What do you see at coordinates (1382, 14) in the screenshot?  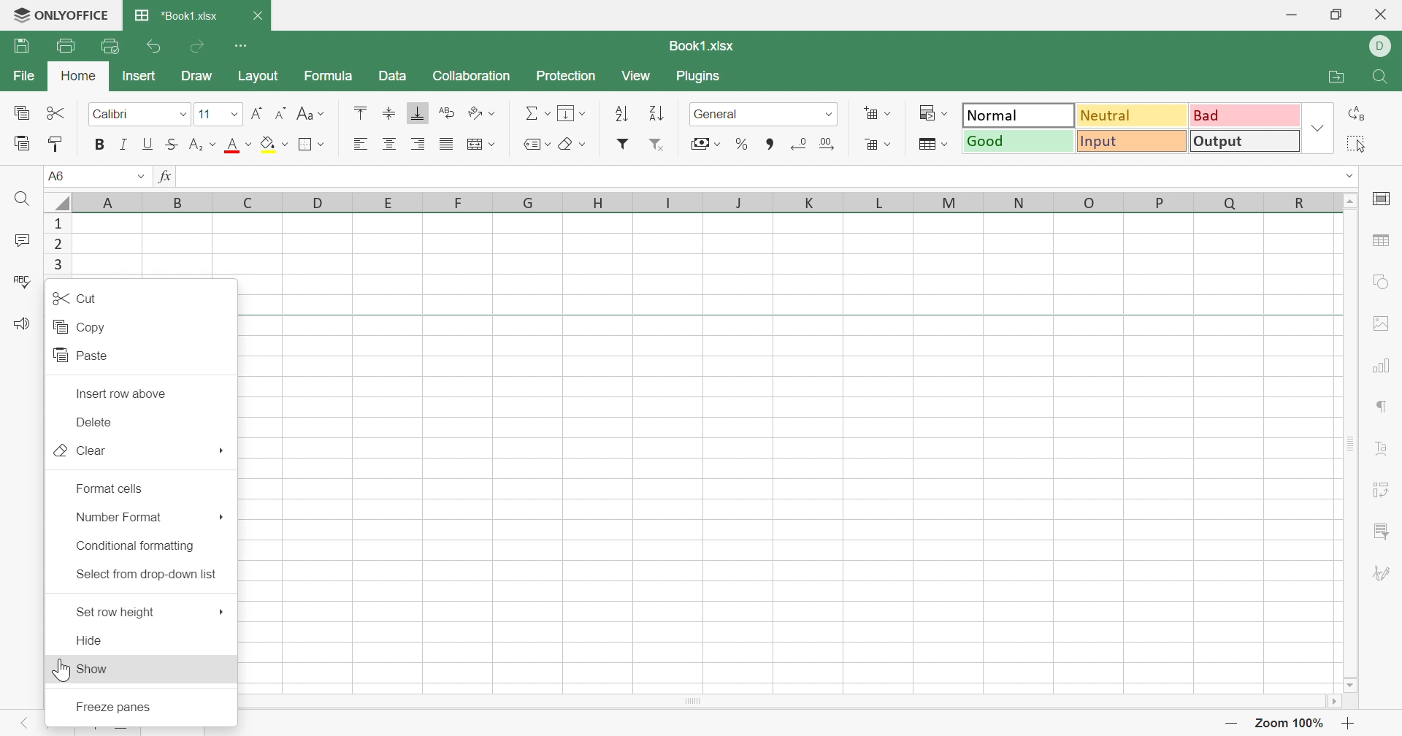 I see `Close` at bounding box center [1382, 14].